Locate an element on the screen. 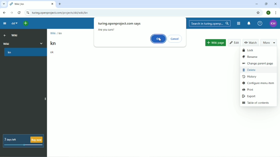 Image resolution: width=280 pixels, height=157 pixels. cursor is located at coordinates (161, 41).